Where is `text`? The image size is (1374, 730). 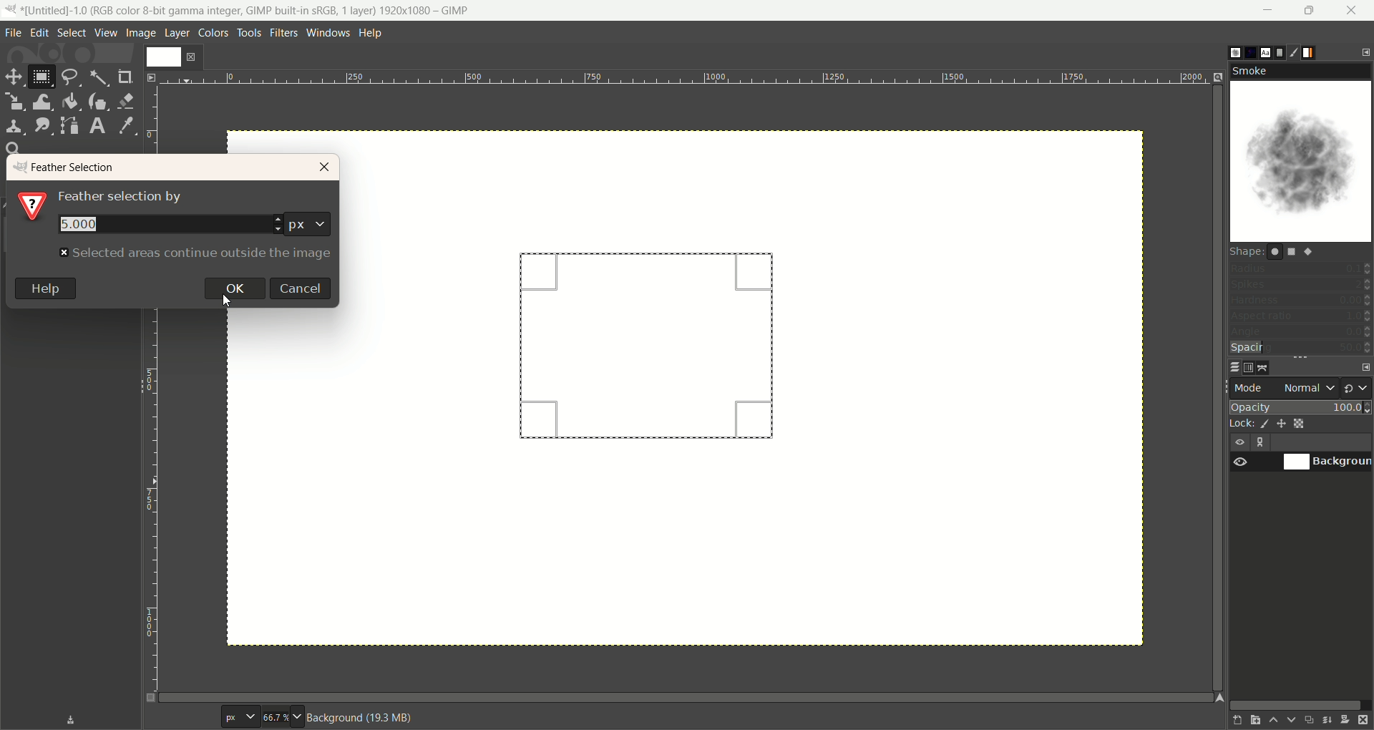
text is located at coordinates (123, 199).